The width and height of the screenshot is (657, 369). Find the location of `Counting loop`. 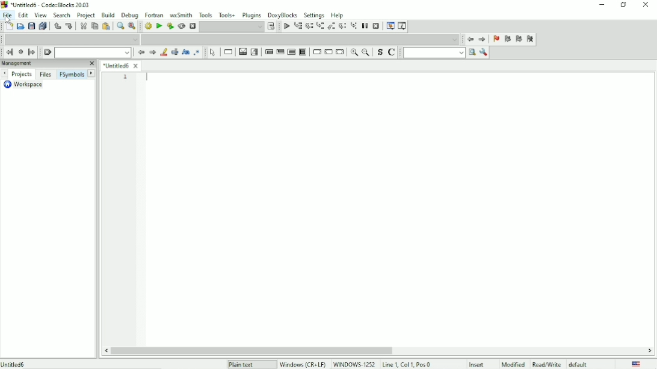

Counting loop is located at coordinates (291, 52).